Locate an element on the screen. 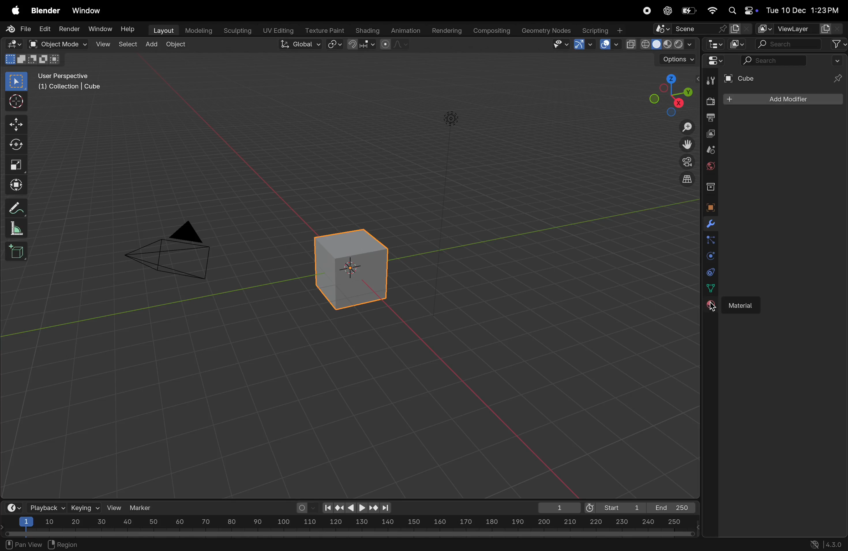 The height and width of the screenshot is (551, 848). region is located at coordinates (65, 543).